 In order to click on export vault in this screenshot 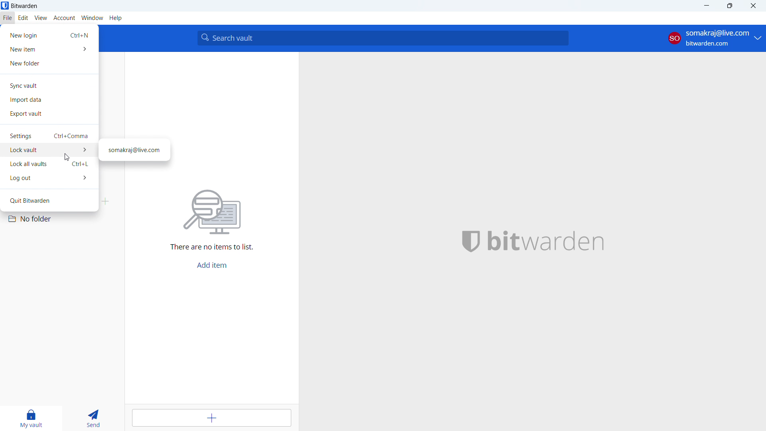, I will do `click(49, 114)`.